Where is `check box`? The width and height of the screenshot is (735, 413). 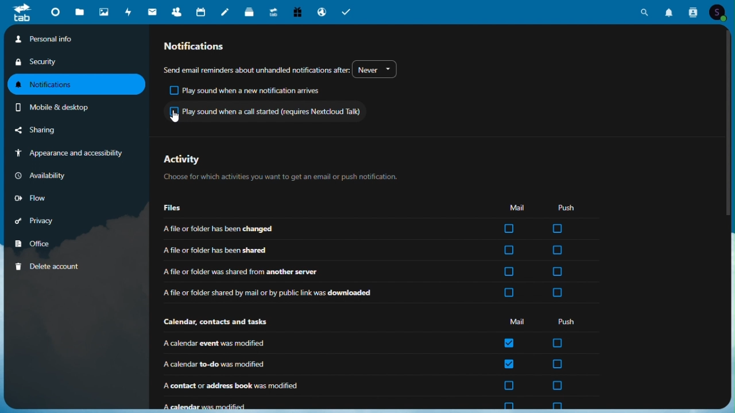 check box is located at coordinates (508, 406).